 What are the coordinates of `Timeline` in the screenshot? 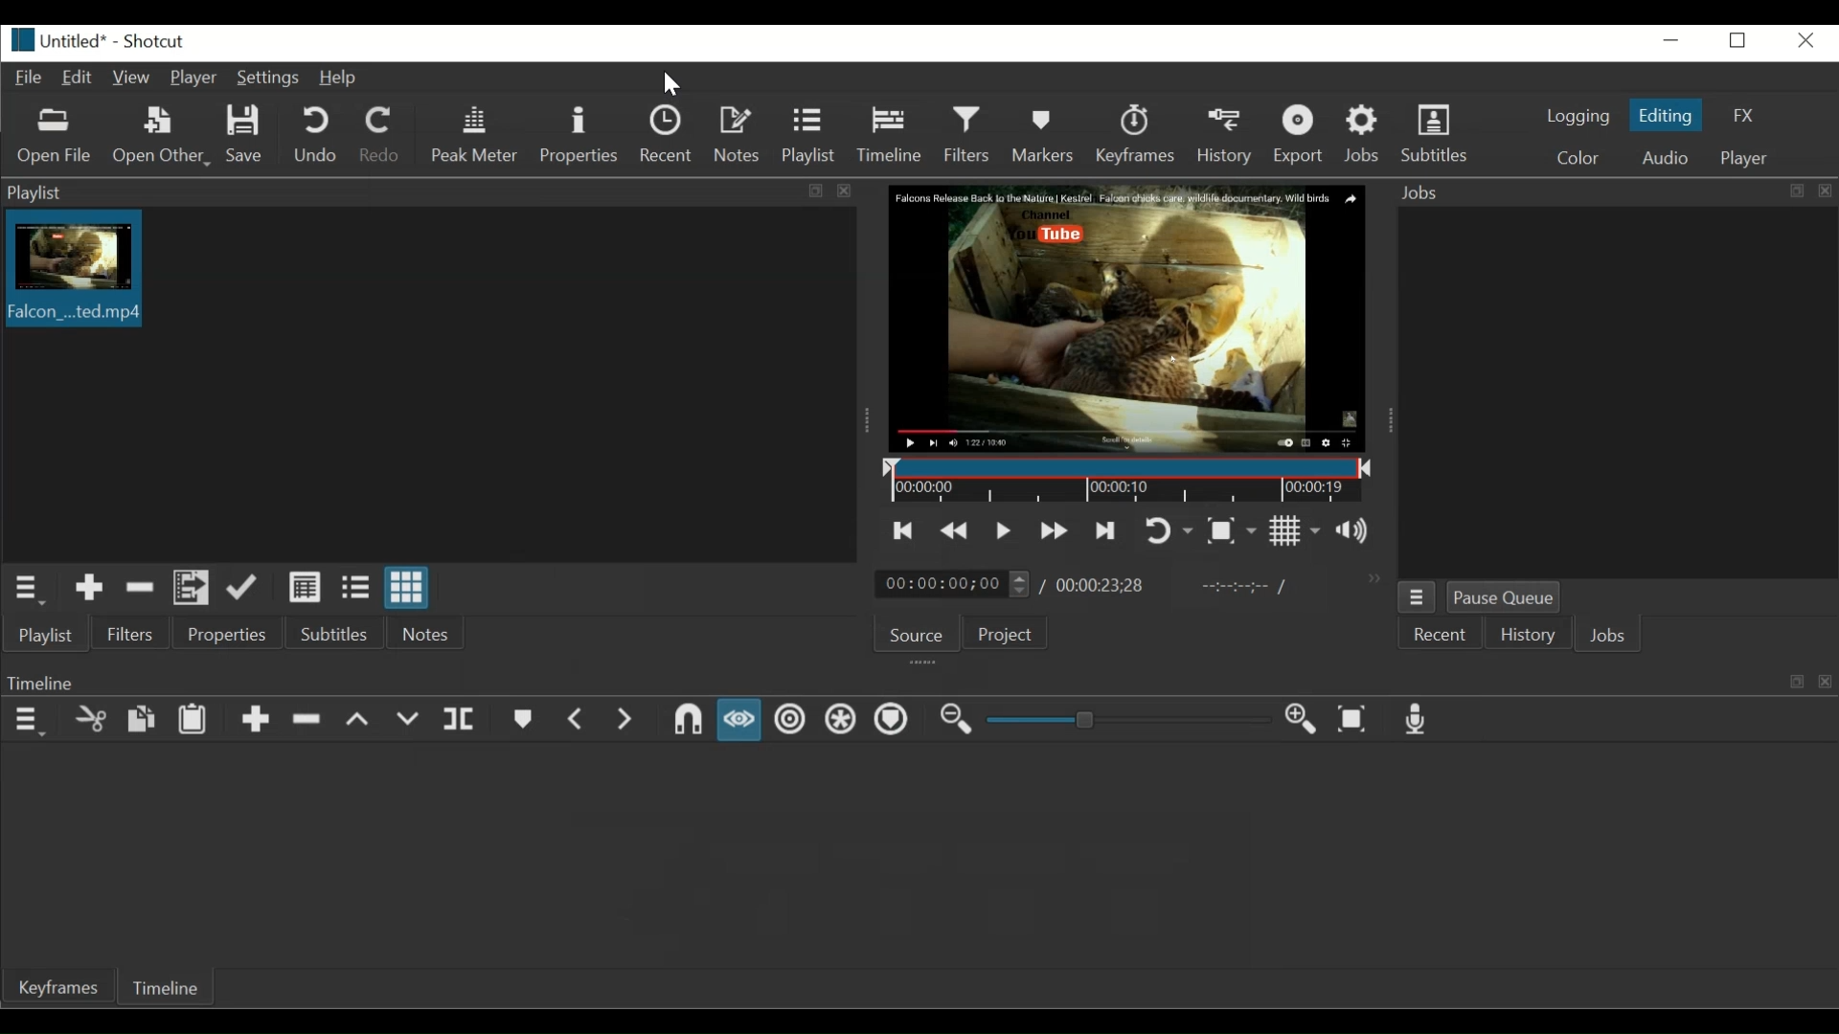 It's located at (162, 989).